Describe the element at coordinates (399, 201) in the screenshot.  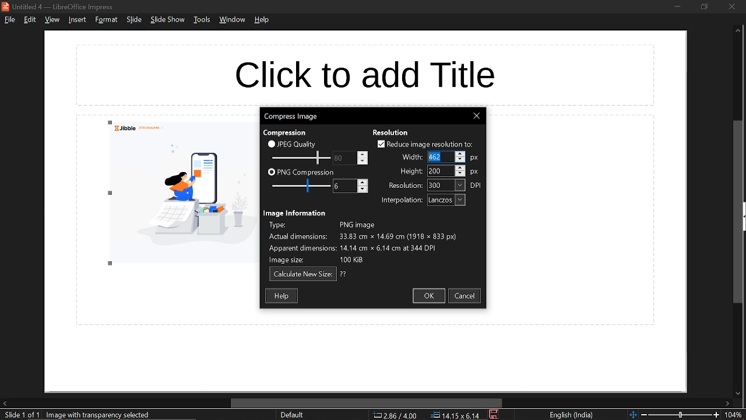
I see `interpolation` at that location.